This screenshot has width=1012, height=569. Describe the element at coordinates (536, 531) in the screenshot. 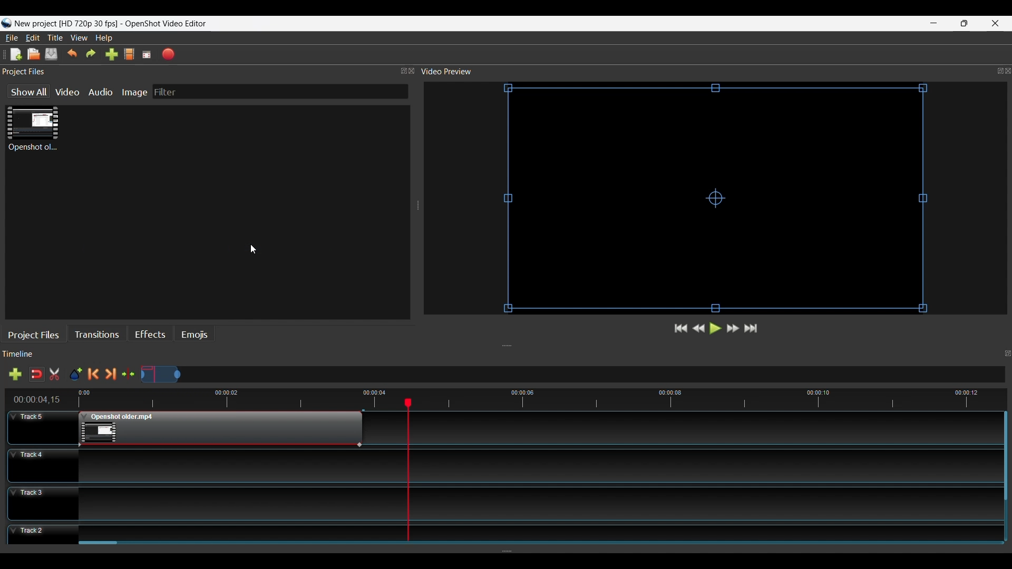

I see `Track Panel` at that location.